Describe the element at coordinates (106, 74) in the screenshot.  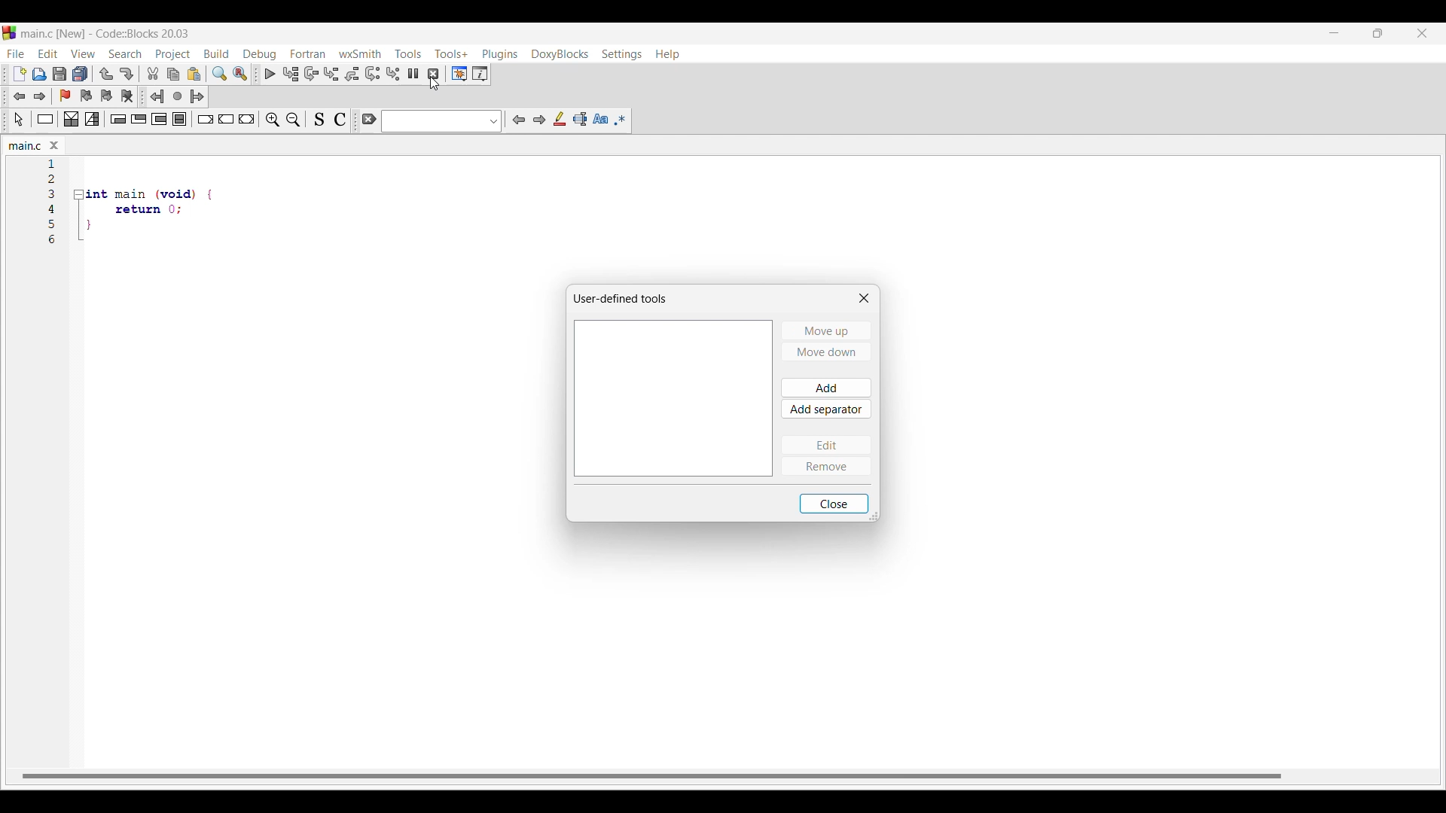
I see `Undo` at that location.